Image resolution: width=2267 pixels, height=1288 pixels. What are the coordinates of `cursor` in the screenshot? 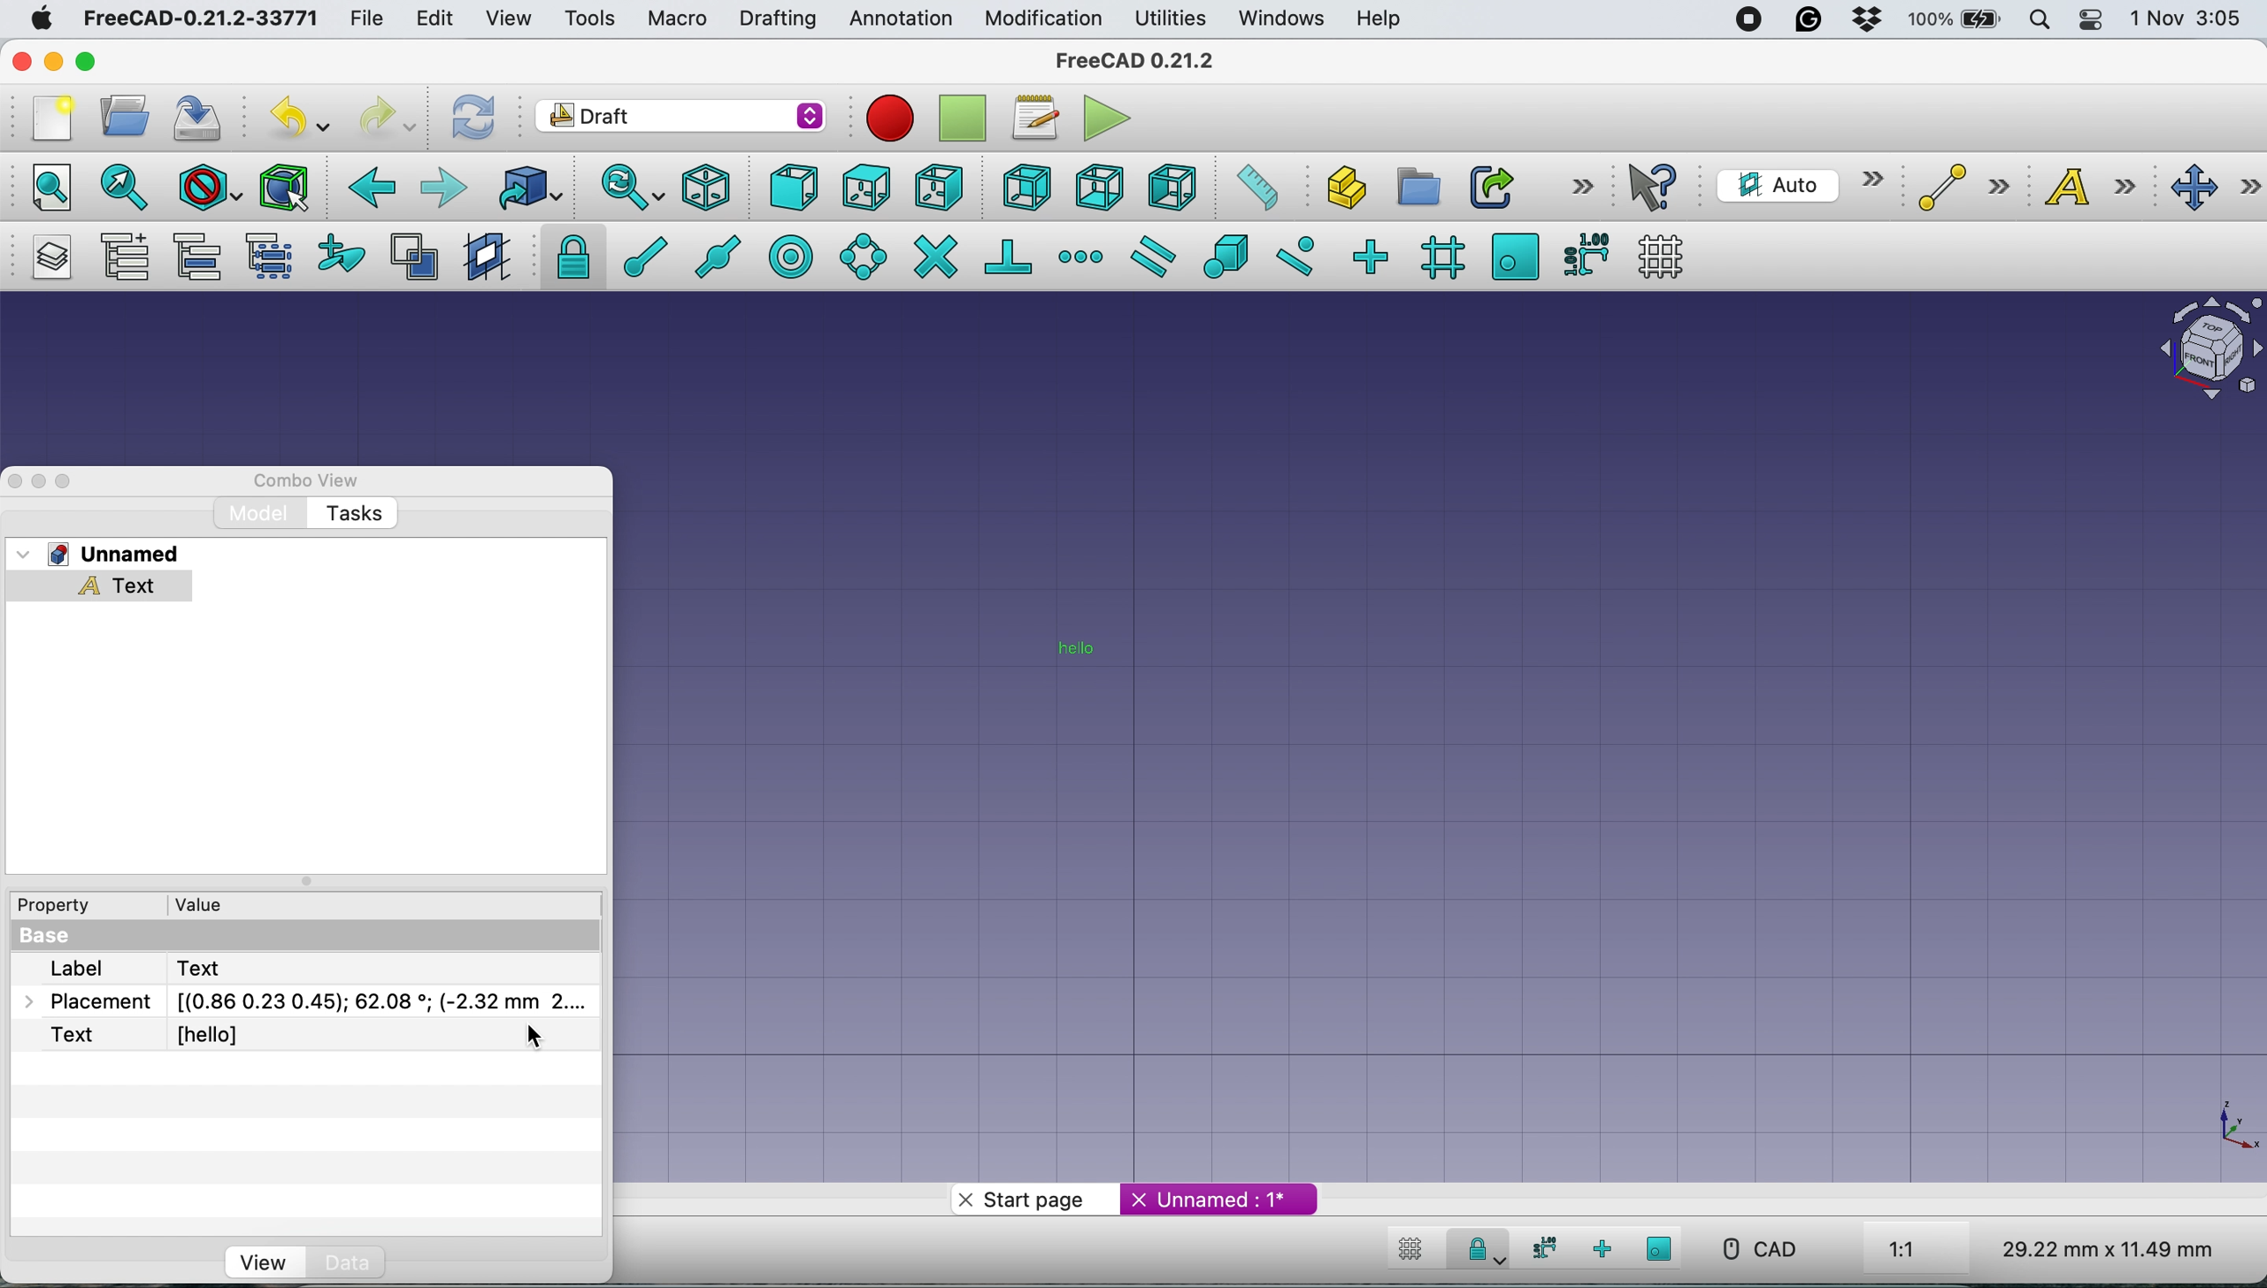 It's located at (530, 1038).